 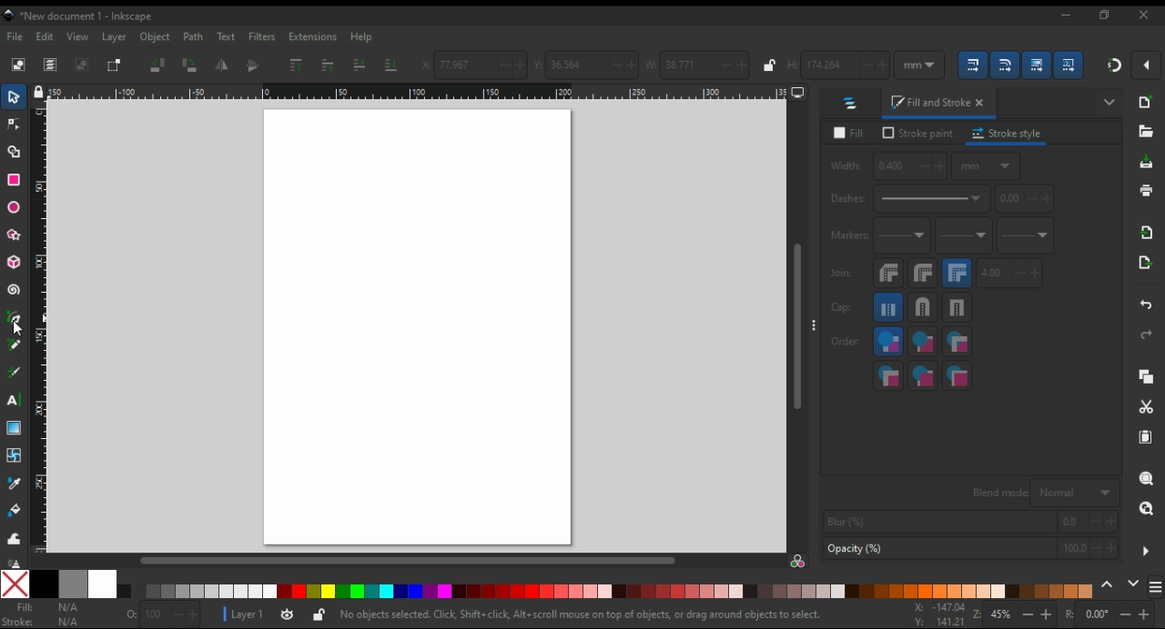 What do you see at coordinates (15, 584) in the screenshot?
I see `none` at bounding box center [15, 584].